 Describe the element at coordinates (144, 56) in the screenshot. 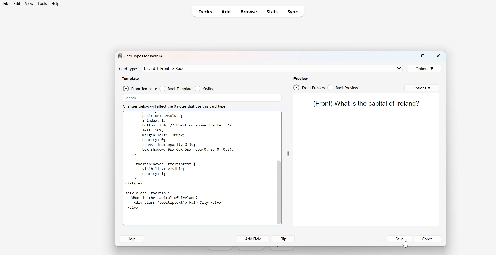

I see `Text` at that location.